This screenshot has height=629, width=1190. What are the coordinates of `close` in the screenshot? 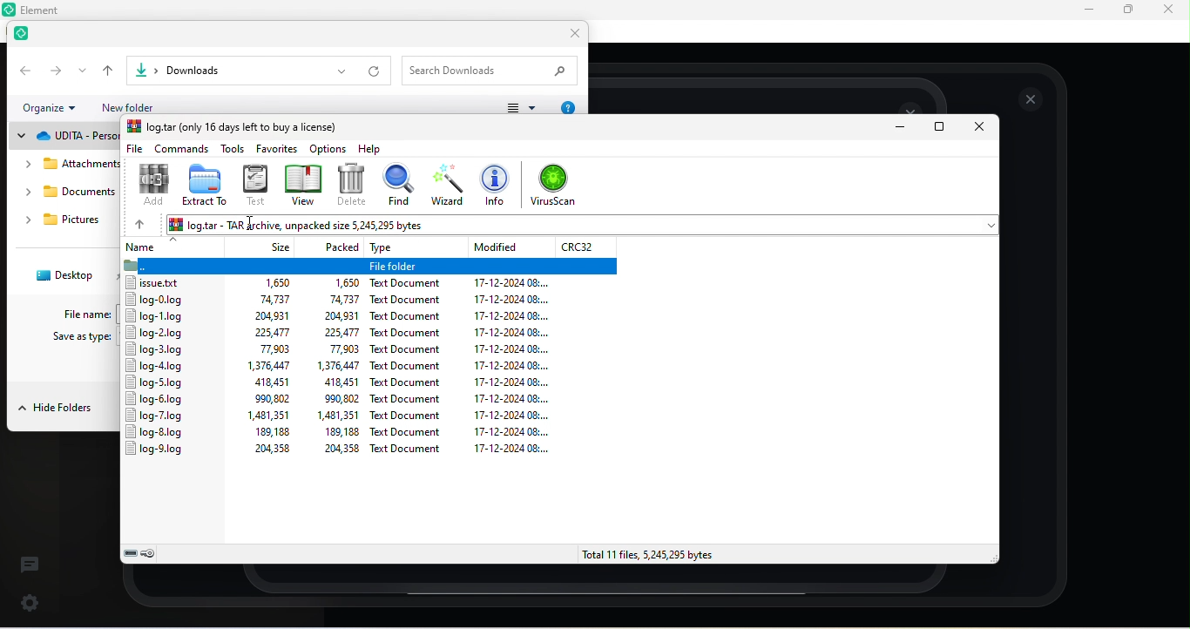 It's located at (1167, 9).